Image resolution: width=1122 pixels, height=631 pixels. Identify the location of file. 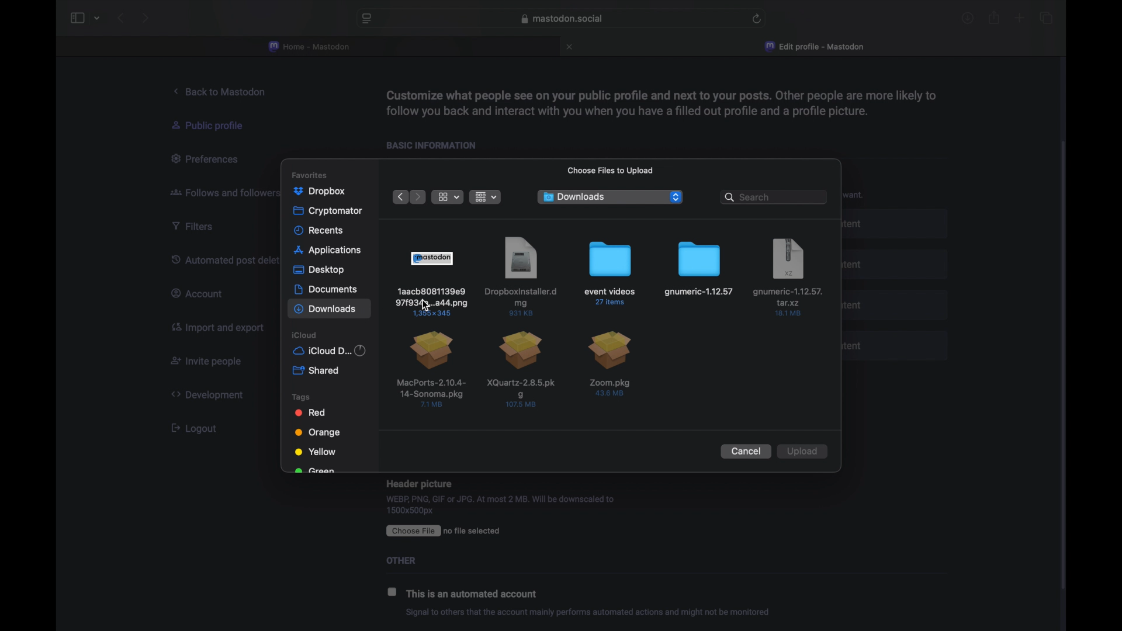
(431, 369).